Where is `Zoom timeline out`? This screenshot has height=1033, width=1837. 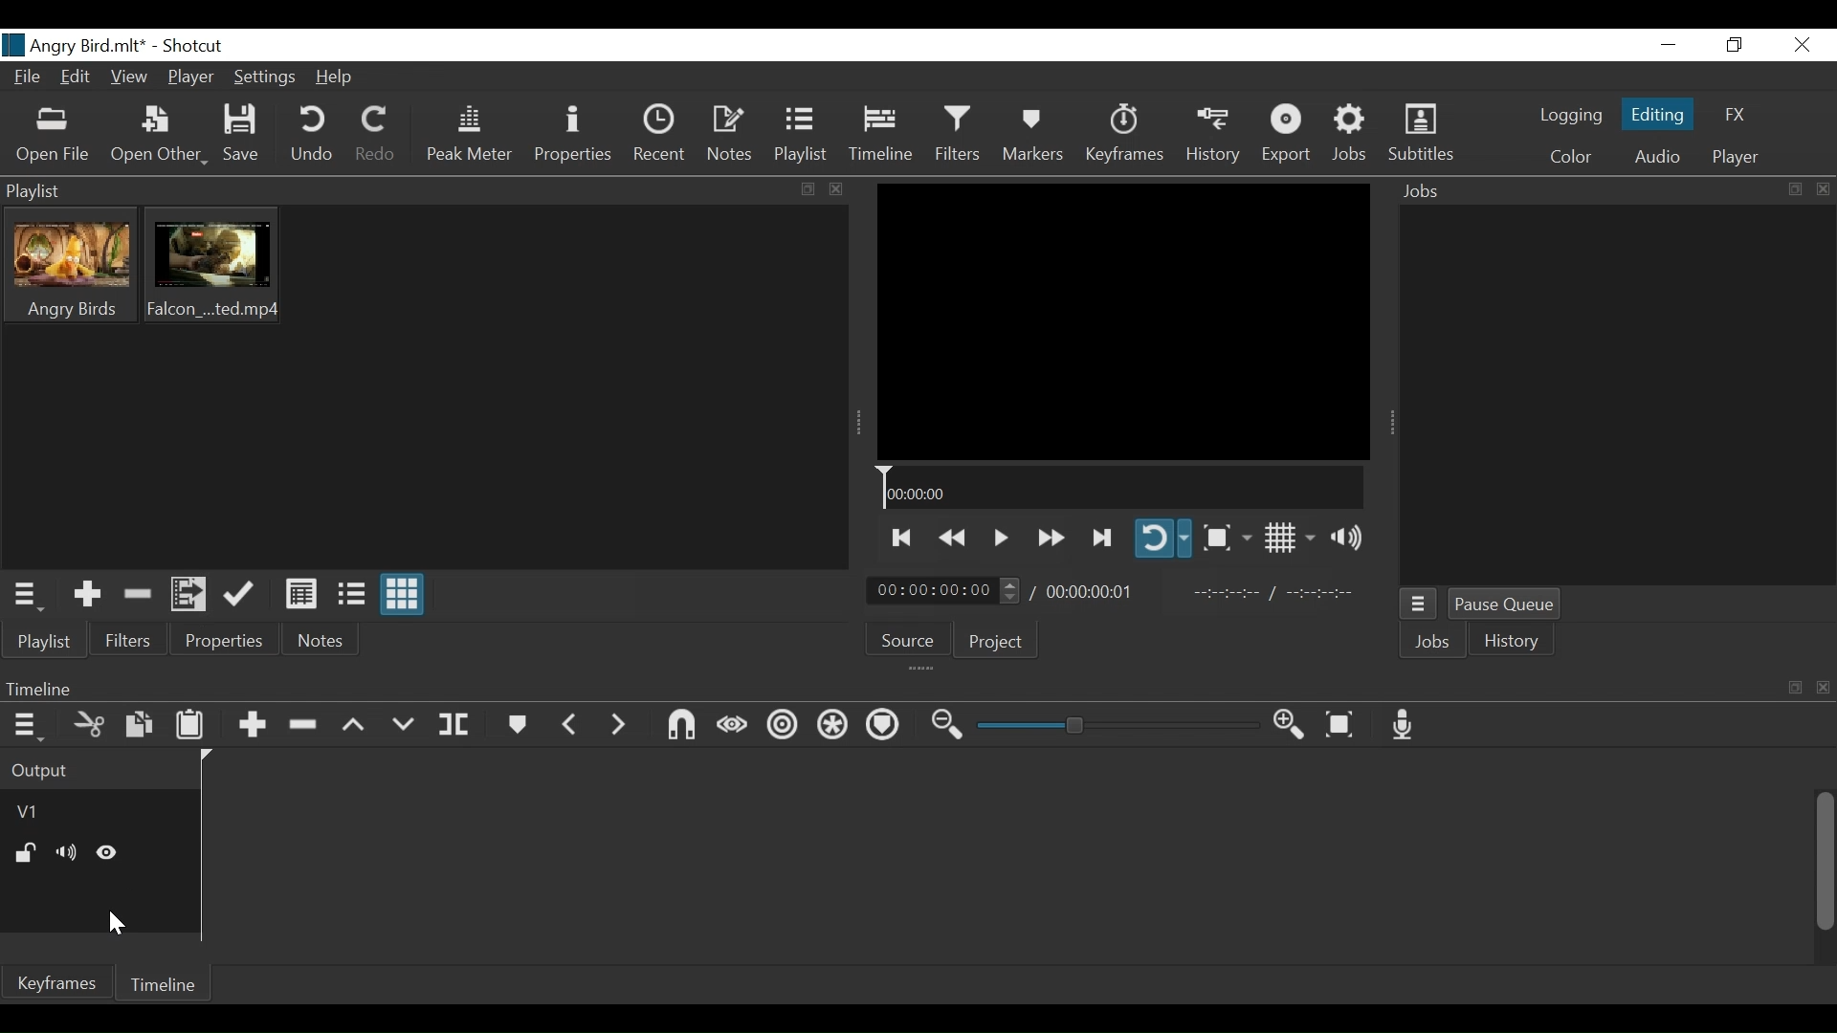 Zoom timeline out is located at coordinates (946, 726).